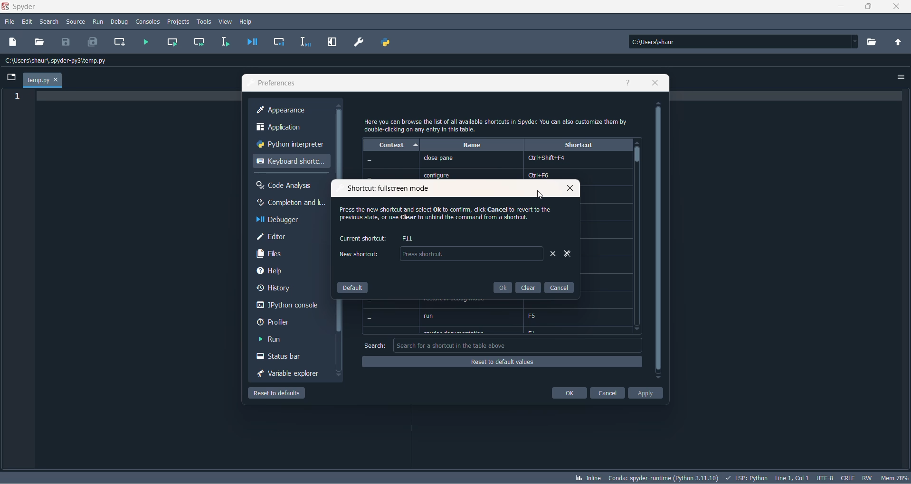  What do you see at coordinates (76, 23) in the screenshot?
I see `source` at bounding box center [76, 23].